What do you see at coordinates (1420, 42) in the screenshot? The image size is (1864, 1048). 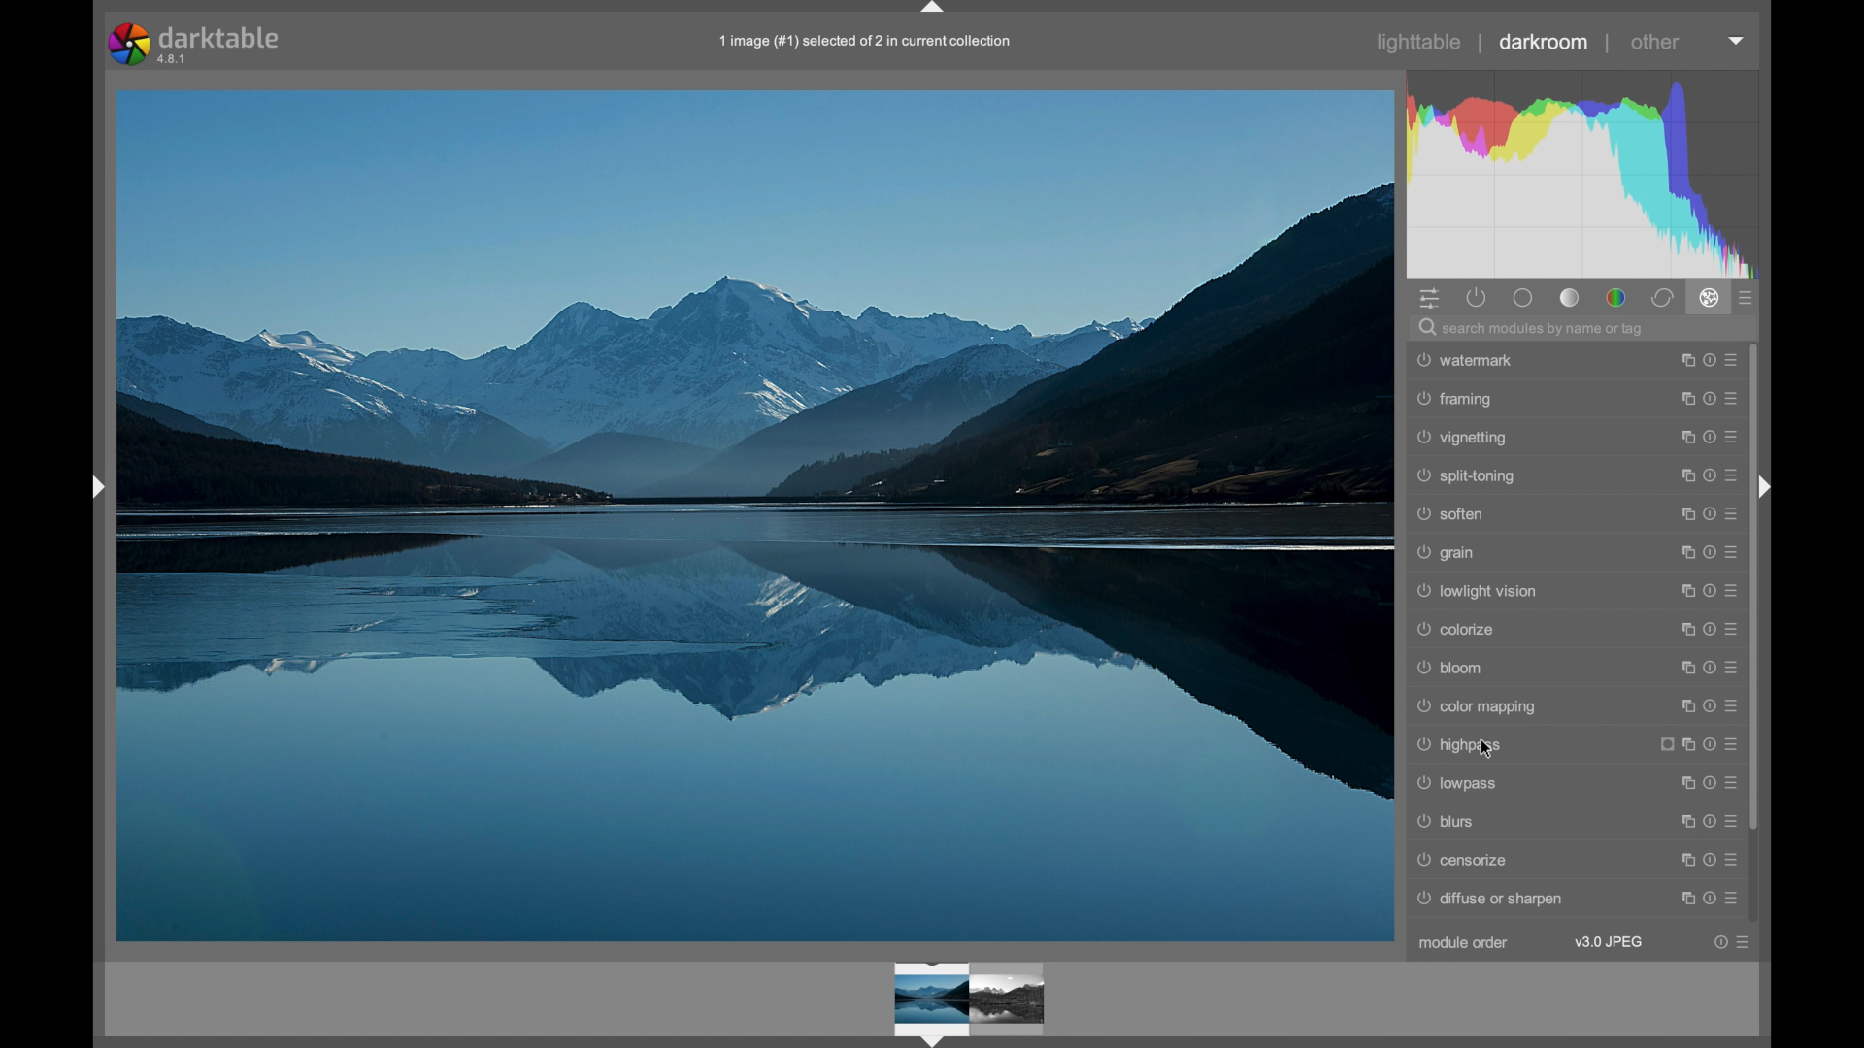 I see `lighttable` at bounding box center [1420, 42].